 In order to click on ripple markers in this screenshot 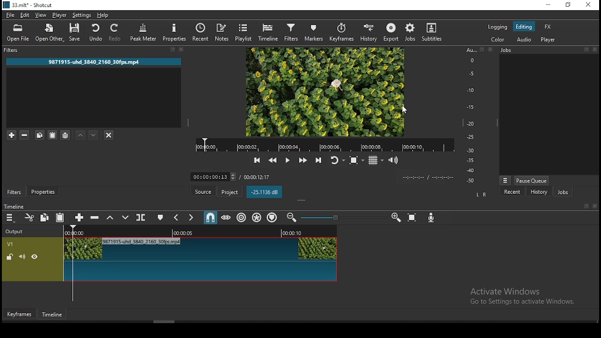, I will do `click(272, 218)`.